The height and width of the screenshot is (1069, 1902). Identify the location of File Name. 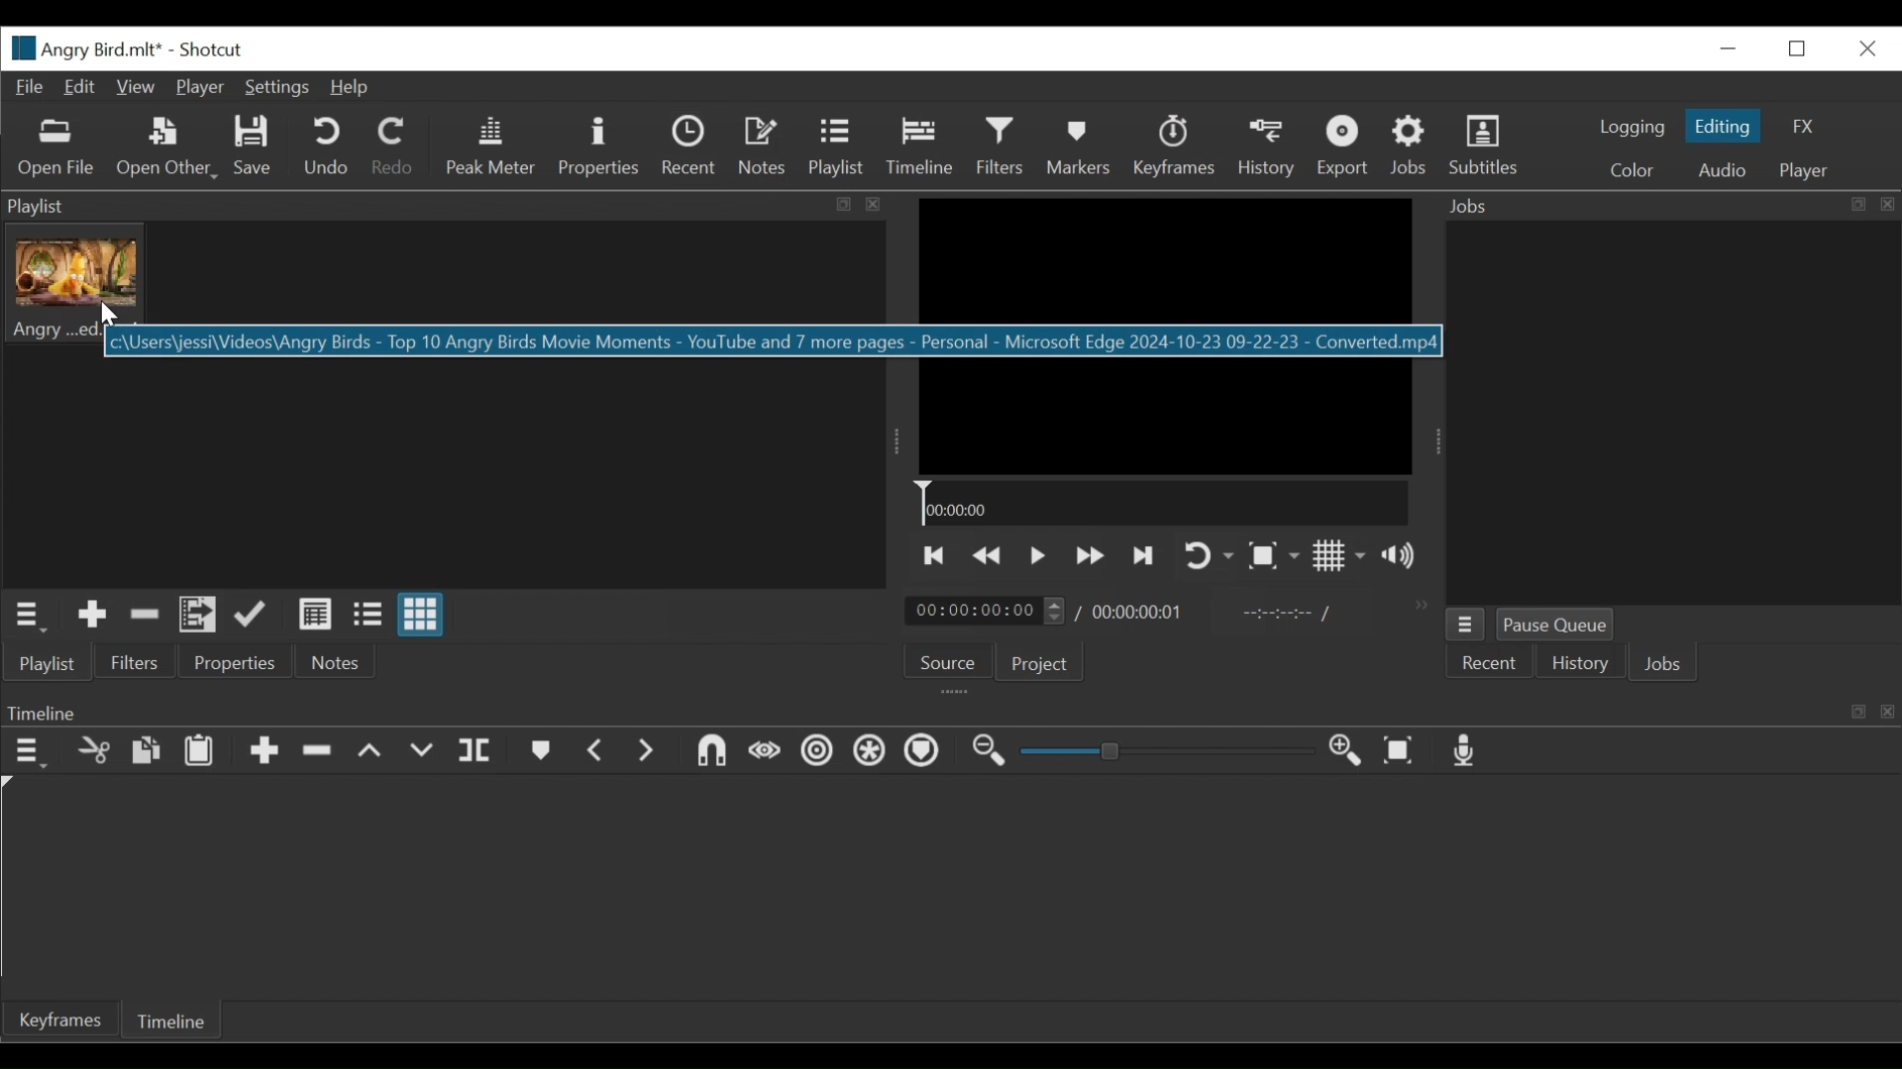
(82, 49).